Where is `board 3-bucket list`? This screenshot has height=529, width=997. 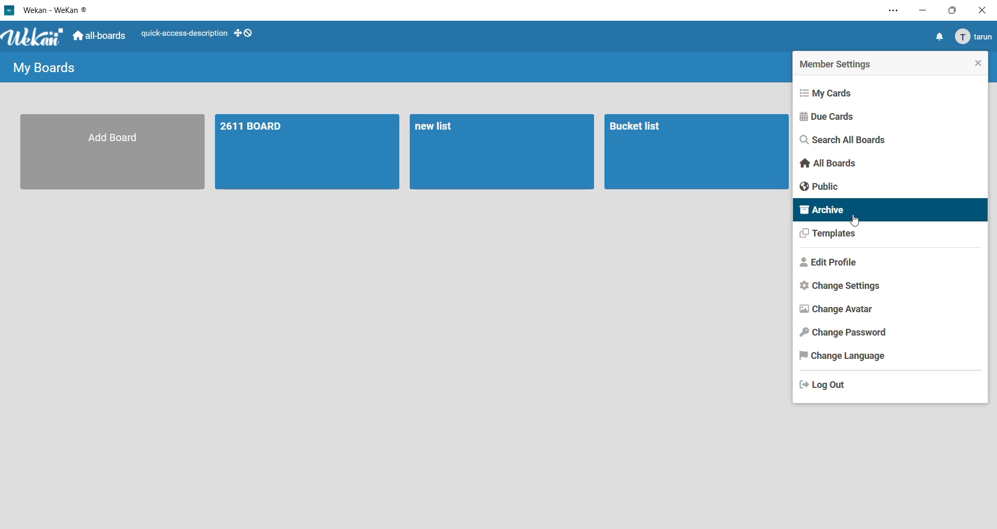 board 3-bucket list is located at coordinates (697, 151).